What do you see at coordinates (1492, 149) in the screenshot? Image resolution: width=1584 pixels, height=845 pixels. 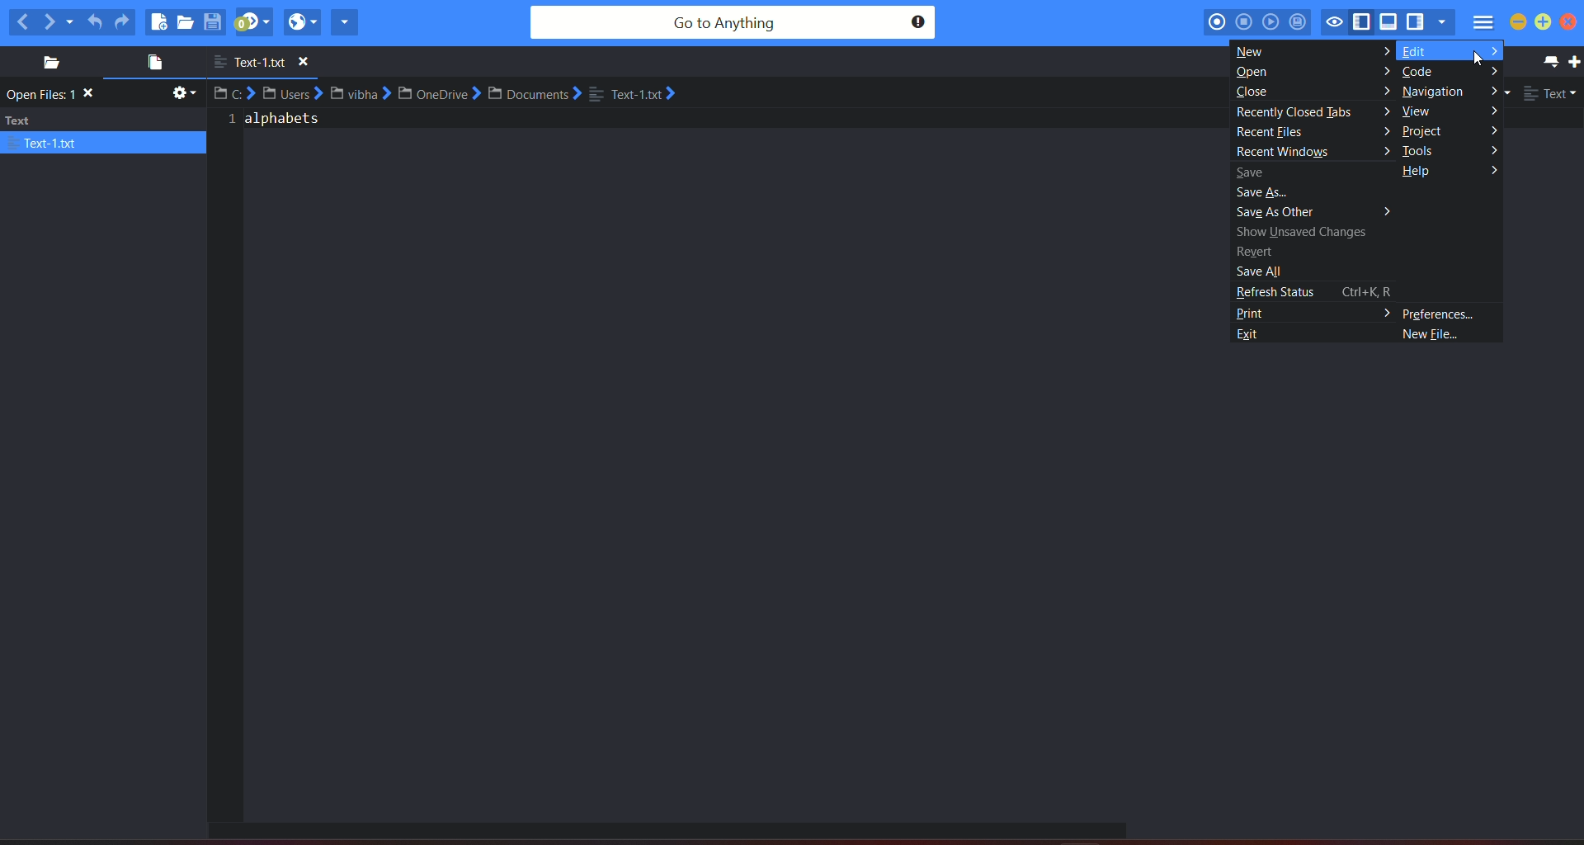 I see `More` at bounding box center [1492, 149].